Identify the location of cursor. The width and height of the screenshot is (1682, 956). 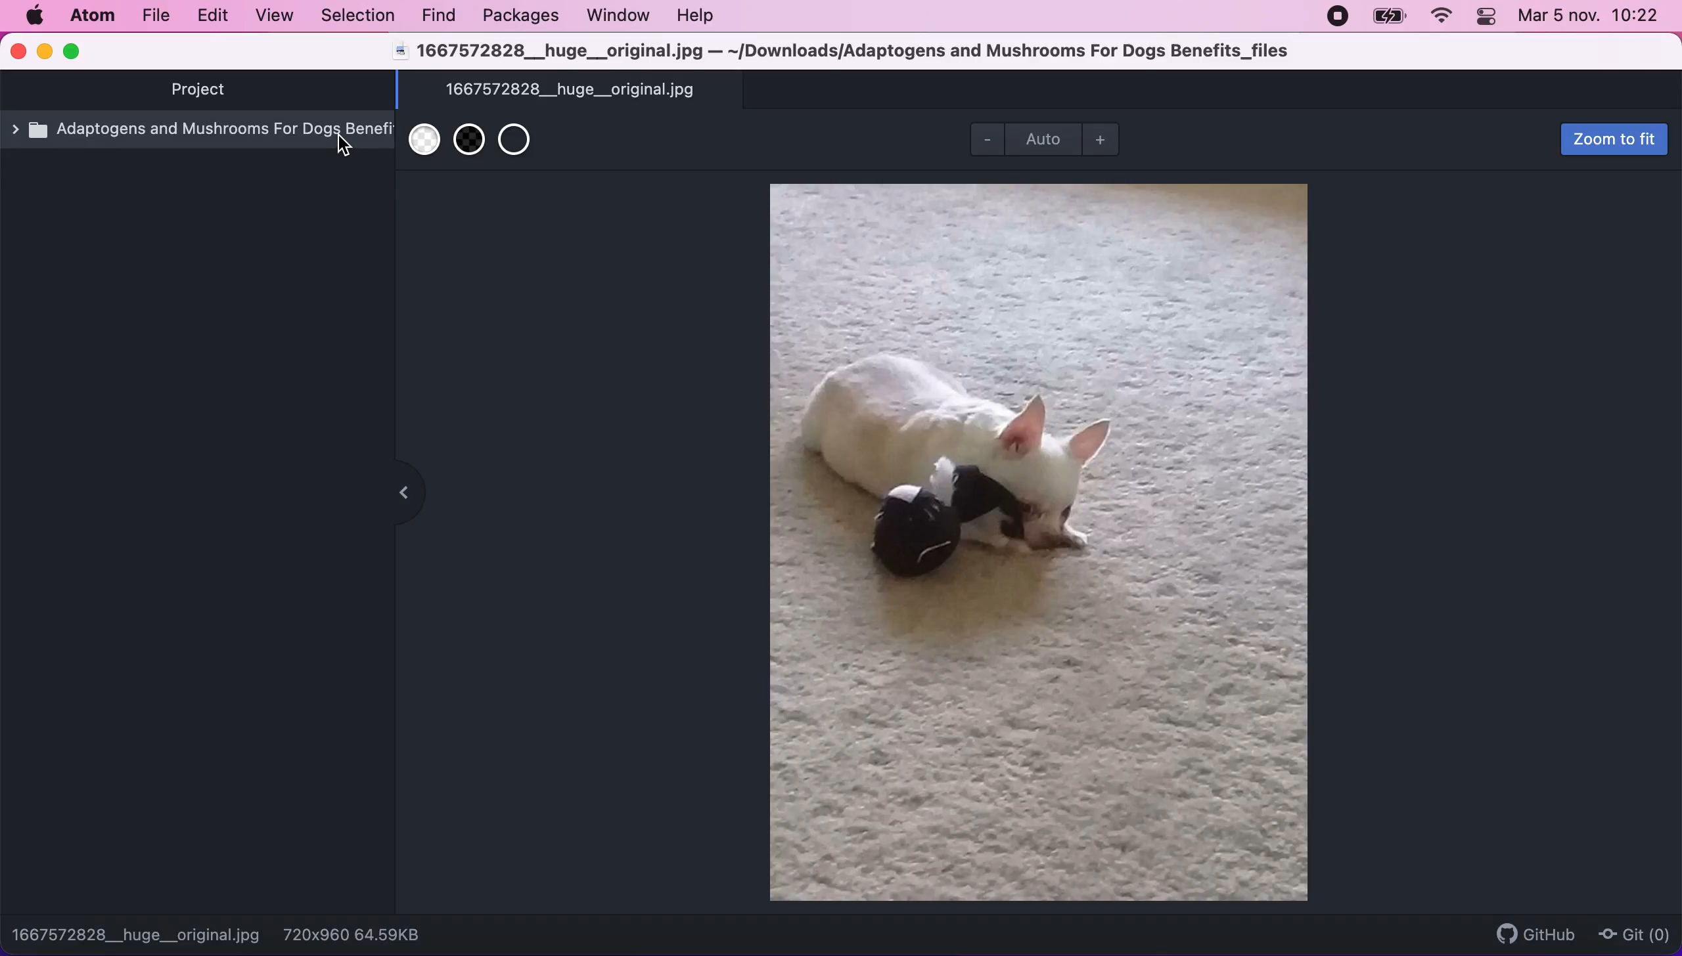
(346, 147).